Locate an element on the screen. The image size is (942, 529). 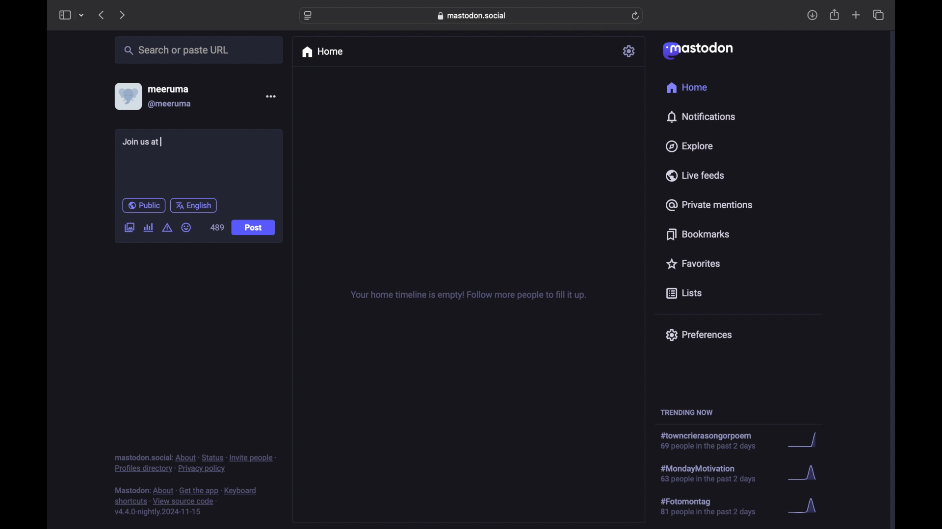
public is located at coordinates (143, 205).